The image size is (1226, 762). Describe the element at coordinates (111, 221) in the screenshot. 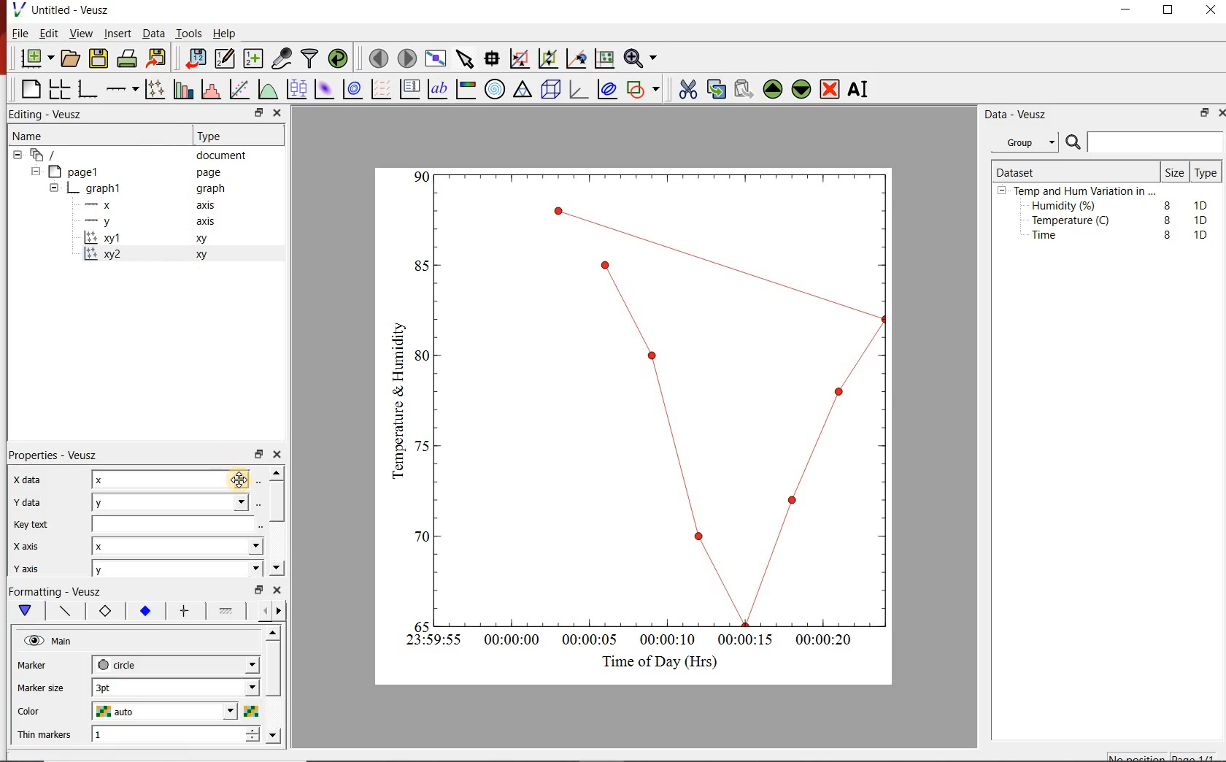

I see `y` at that location.